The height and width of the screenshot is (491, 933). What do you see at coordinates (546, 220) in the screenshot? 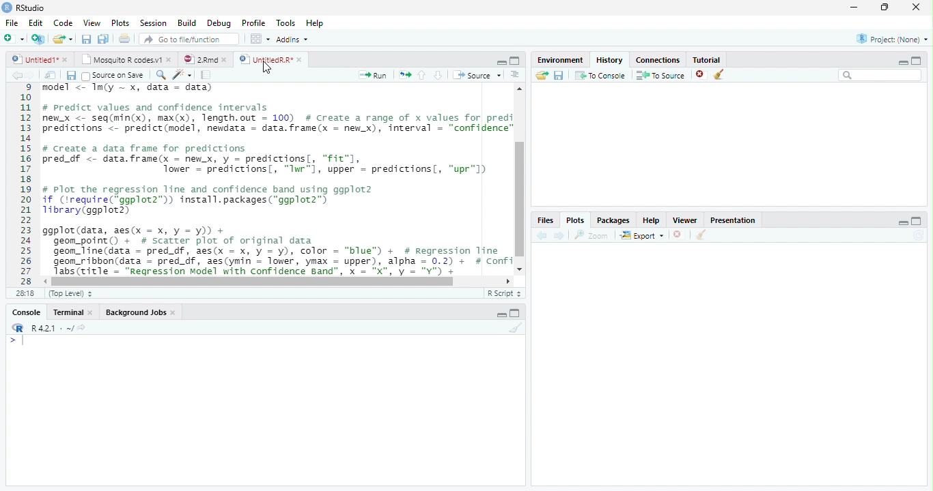
I see `Files` at bounding box center [546, 220].